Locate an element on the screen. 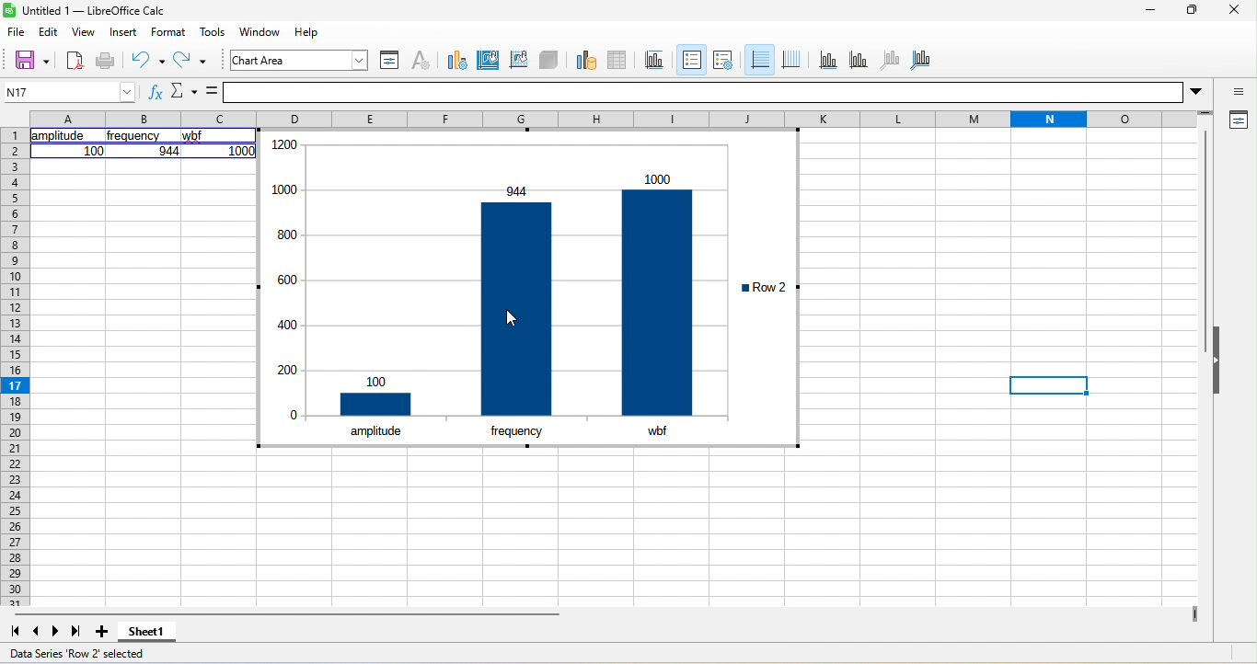 The width and height of the screenshot is (1257, 664). frequency is located at coordinates (515, 429).